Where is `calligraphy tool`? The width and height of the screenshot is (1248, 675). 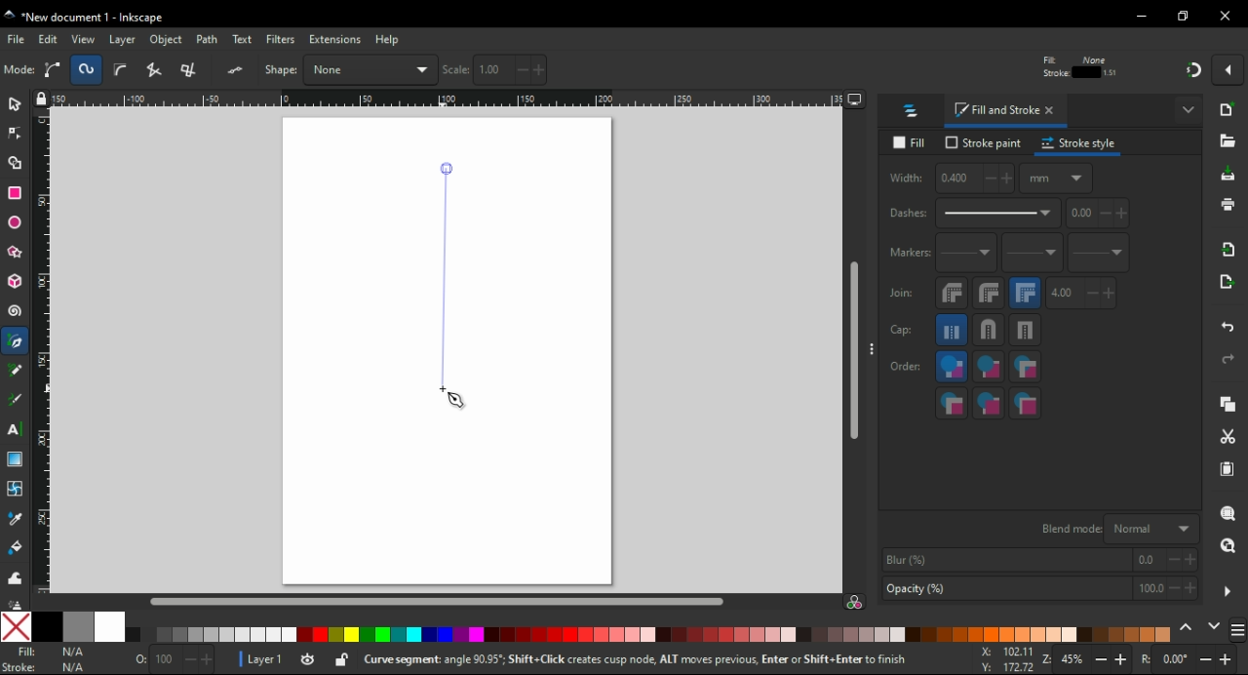
calligraphy tool is located at coordinates (16, 400).